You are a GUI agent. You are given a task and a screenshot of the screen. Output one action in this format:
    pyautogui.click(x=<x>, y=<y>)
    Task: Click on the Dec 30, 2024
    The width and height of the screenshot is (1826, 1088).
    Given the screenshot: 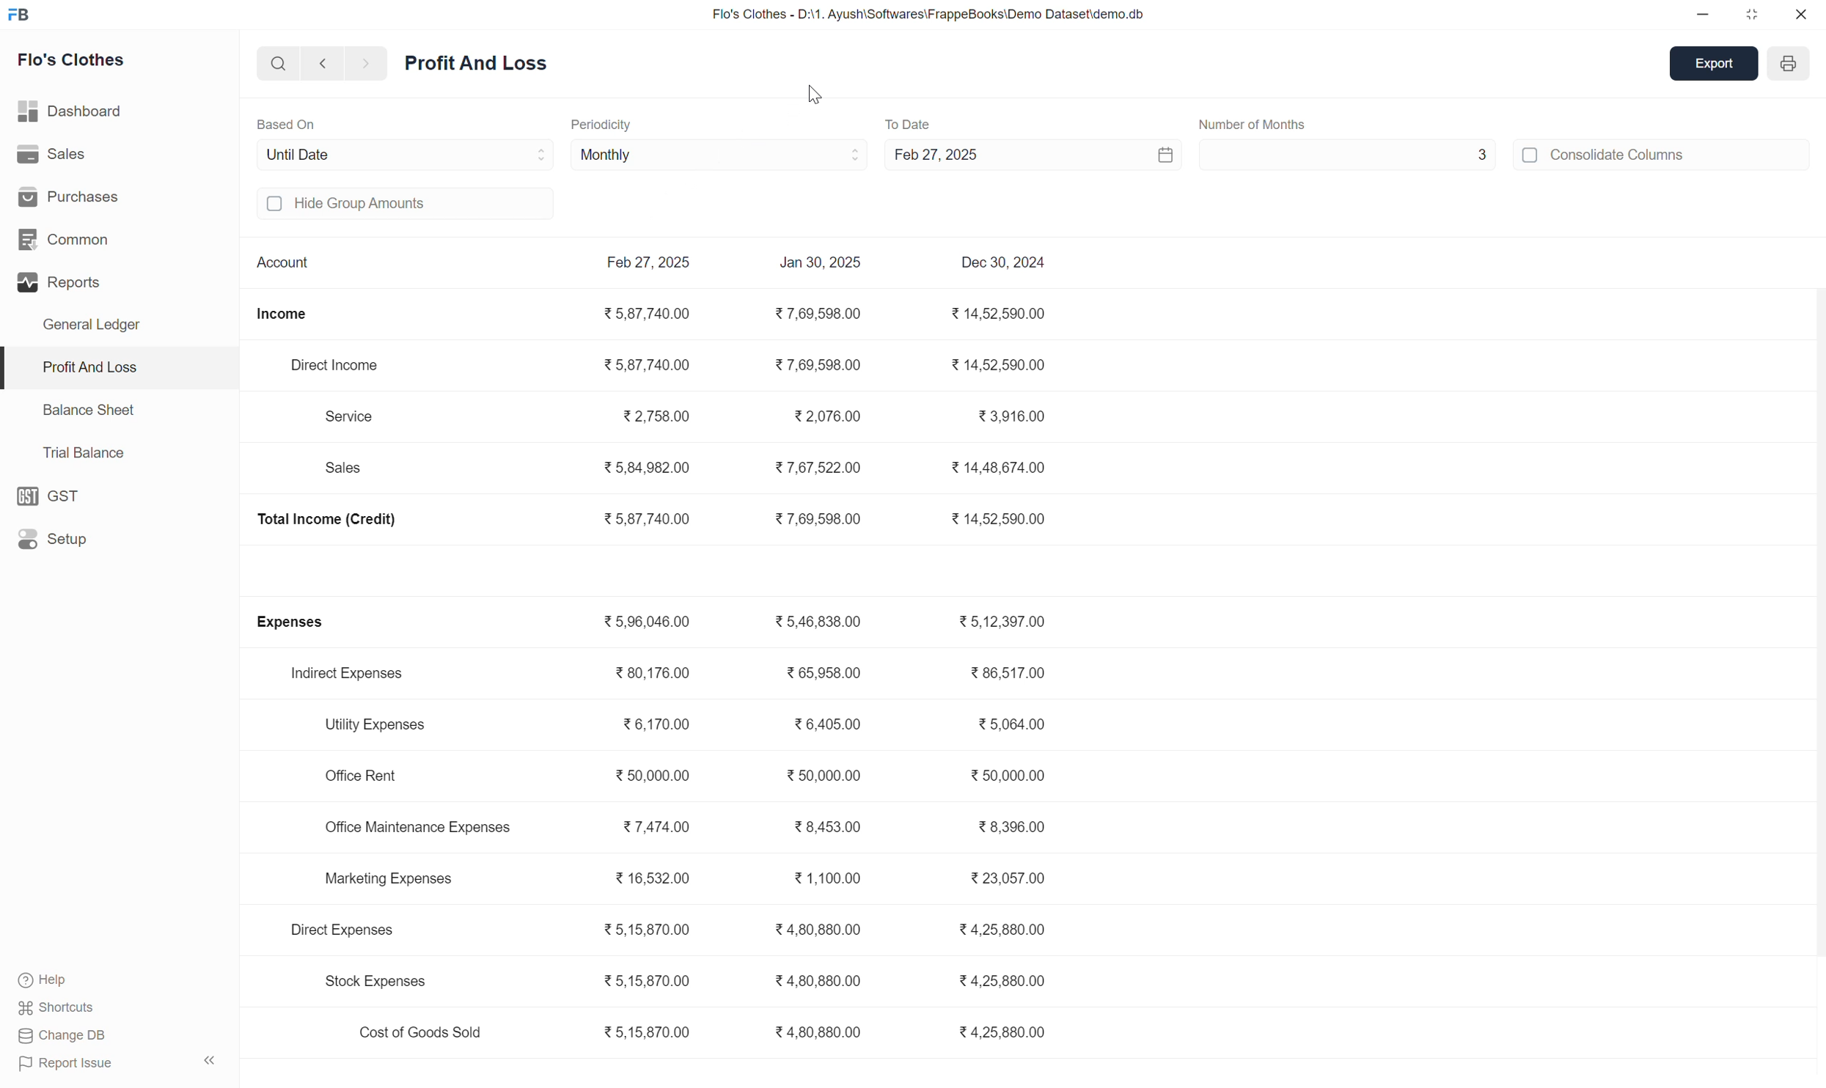 What is the action you would take?
    pyautogui.click(x=997, y=260)
    